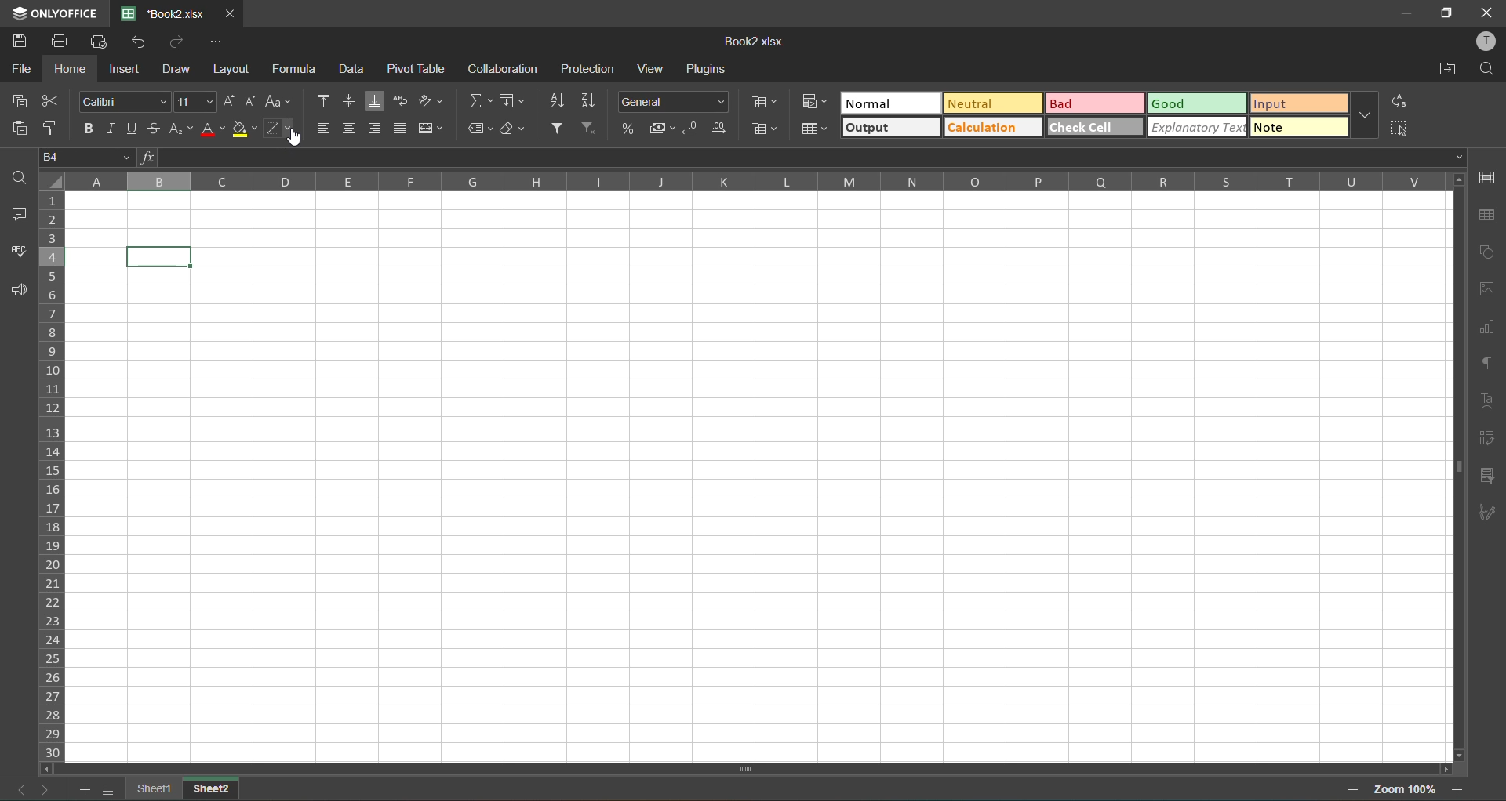  Describe the element at coordinates (109, 790) in the screenshot. I see `sheet list` at that location.